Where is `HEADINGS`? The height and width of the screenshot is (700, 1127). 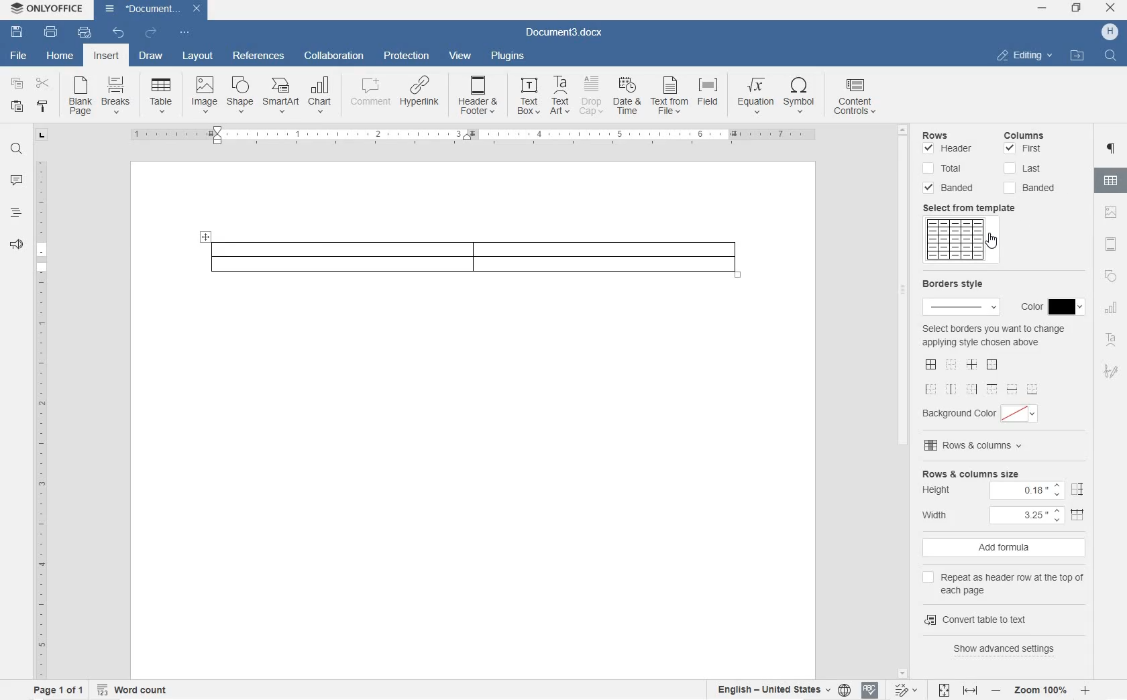 HEADINGS is located at coordinates (14, 215).